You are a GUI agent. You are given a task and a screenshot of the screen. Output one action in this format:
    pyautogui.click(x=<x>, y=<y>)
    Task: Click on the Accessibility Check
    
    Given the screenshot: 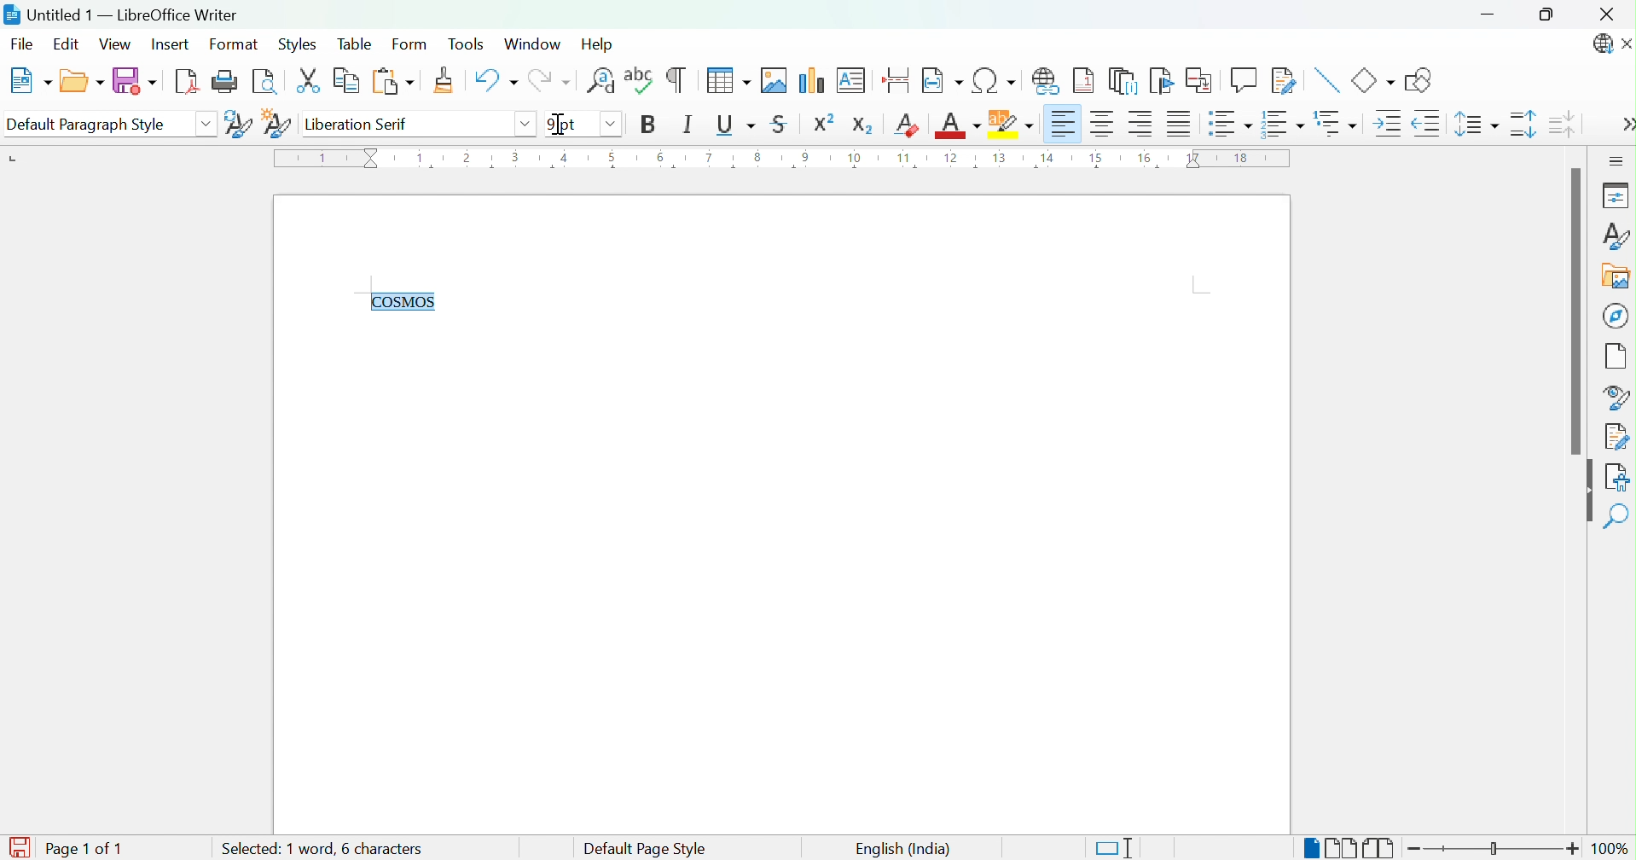 What is the action you would take?
    pyautogui.click(x=1620, y=475)
    